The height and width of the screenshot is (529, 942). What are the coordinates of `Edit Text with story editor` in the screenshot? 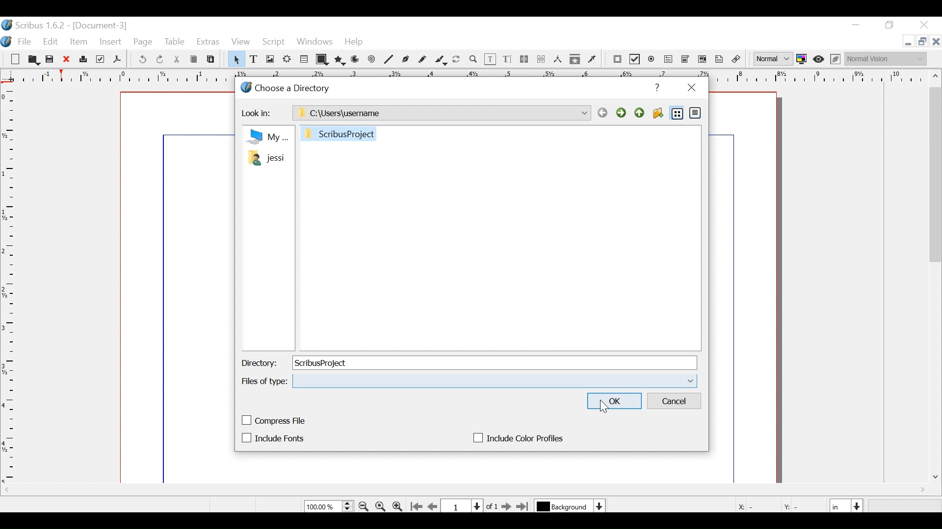 It's located at (507, 59).